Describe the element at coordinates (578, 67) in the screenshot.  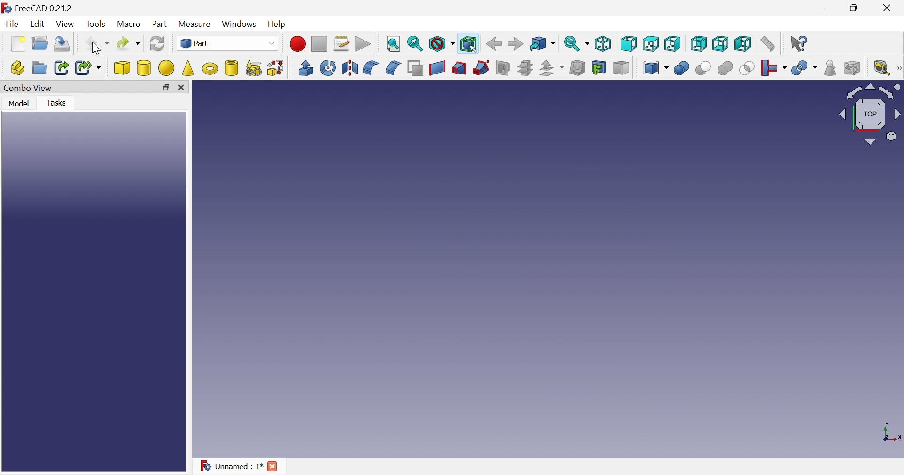
I see `Thickness` at that location.